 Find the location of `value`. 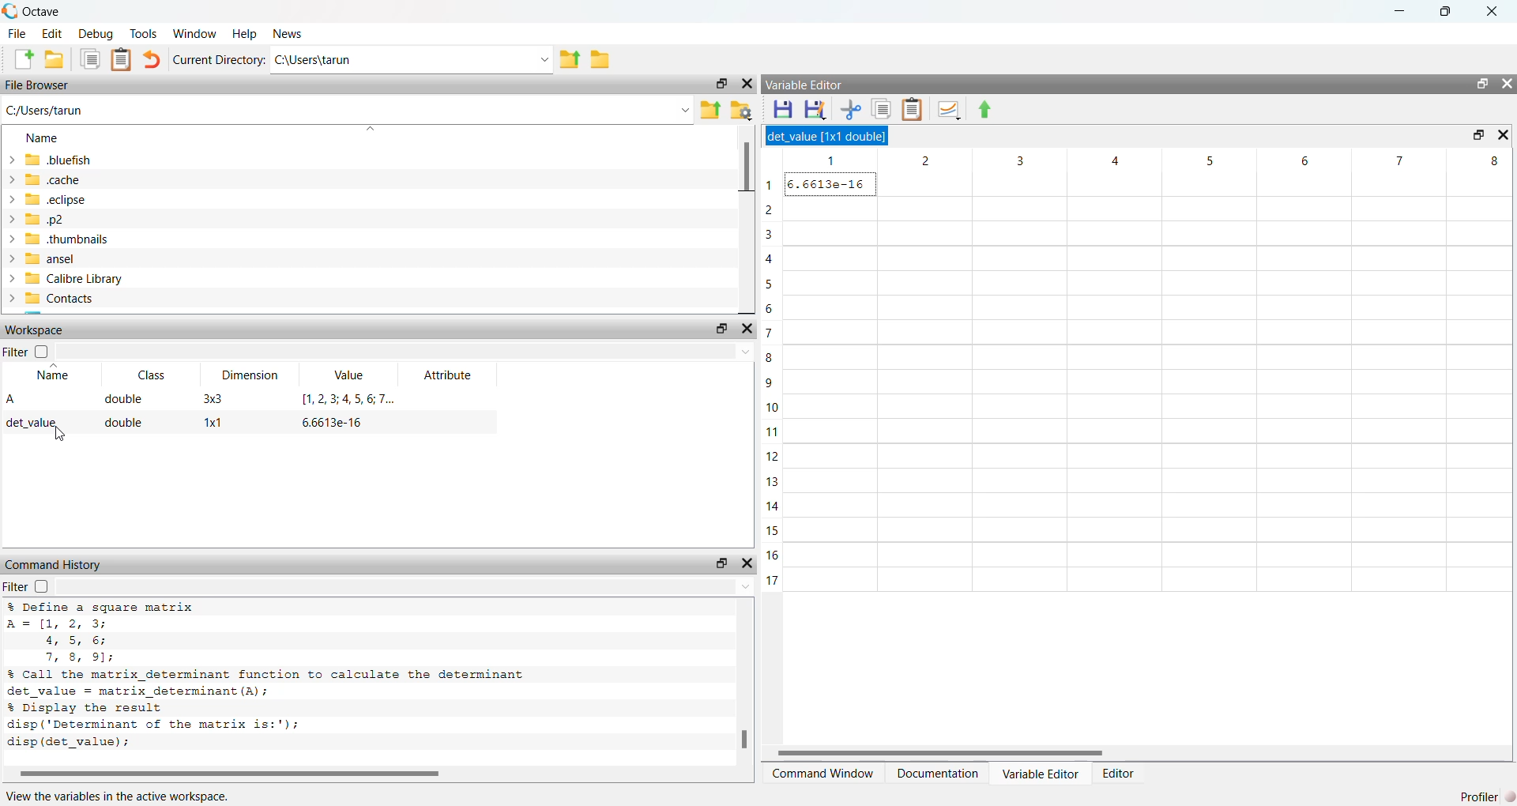

value is located at coordinates (352, 376).